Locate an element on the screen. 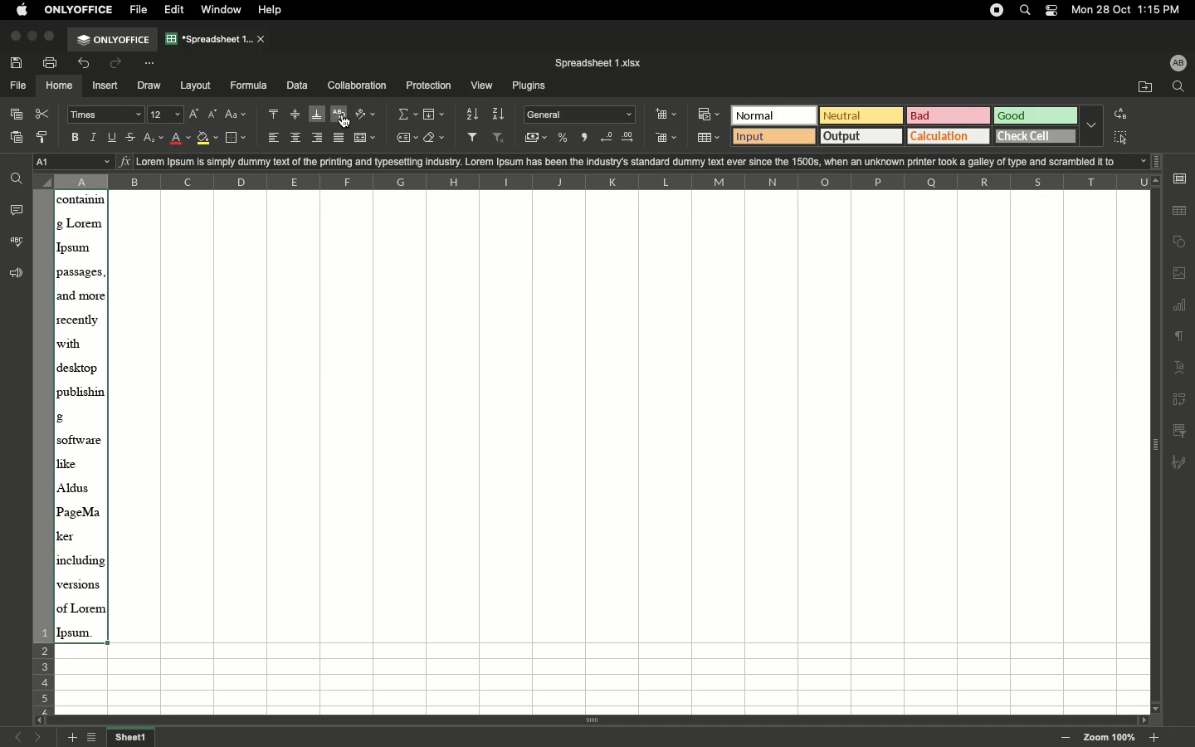 The height and width of the screenshot is (747, 1195). List of sheets is located at coordinates (95, 737).